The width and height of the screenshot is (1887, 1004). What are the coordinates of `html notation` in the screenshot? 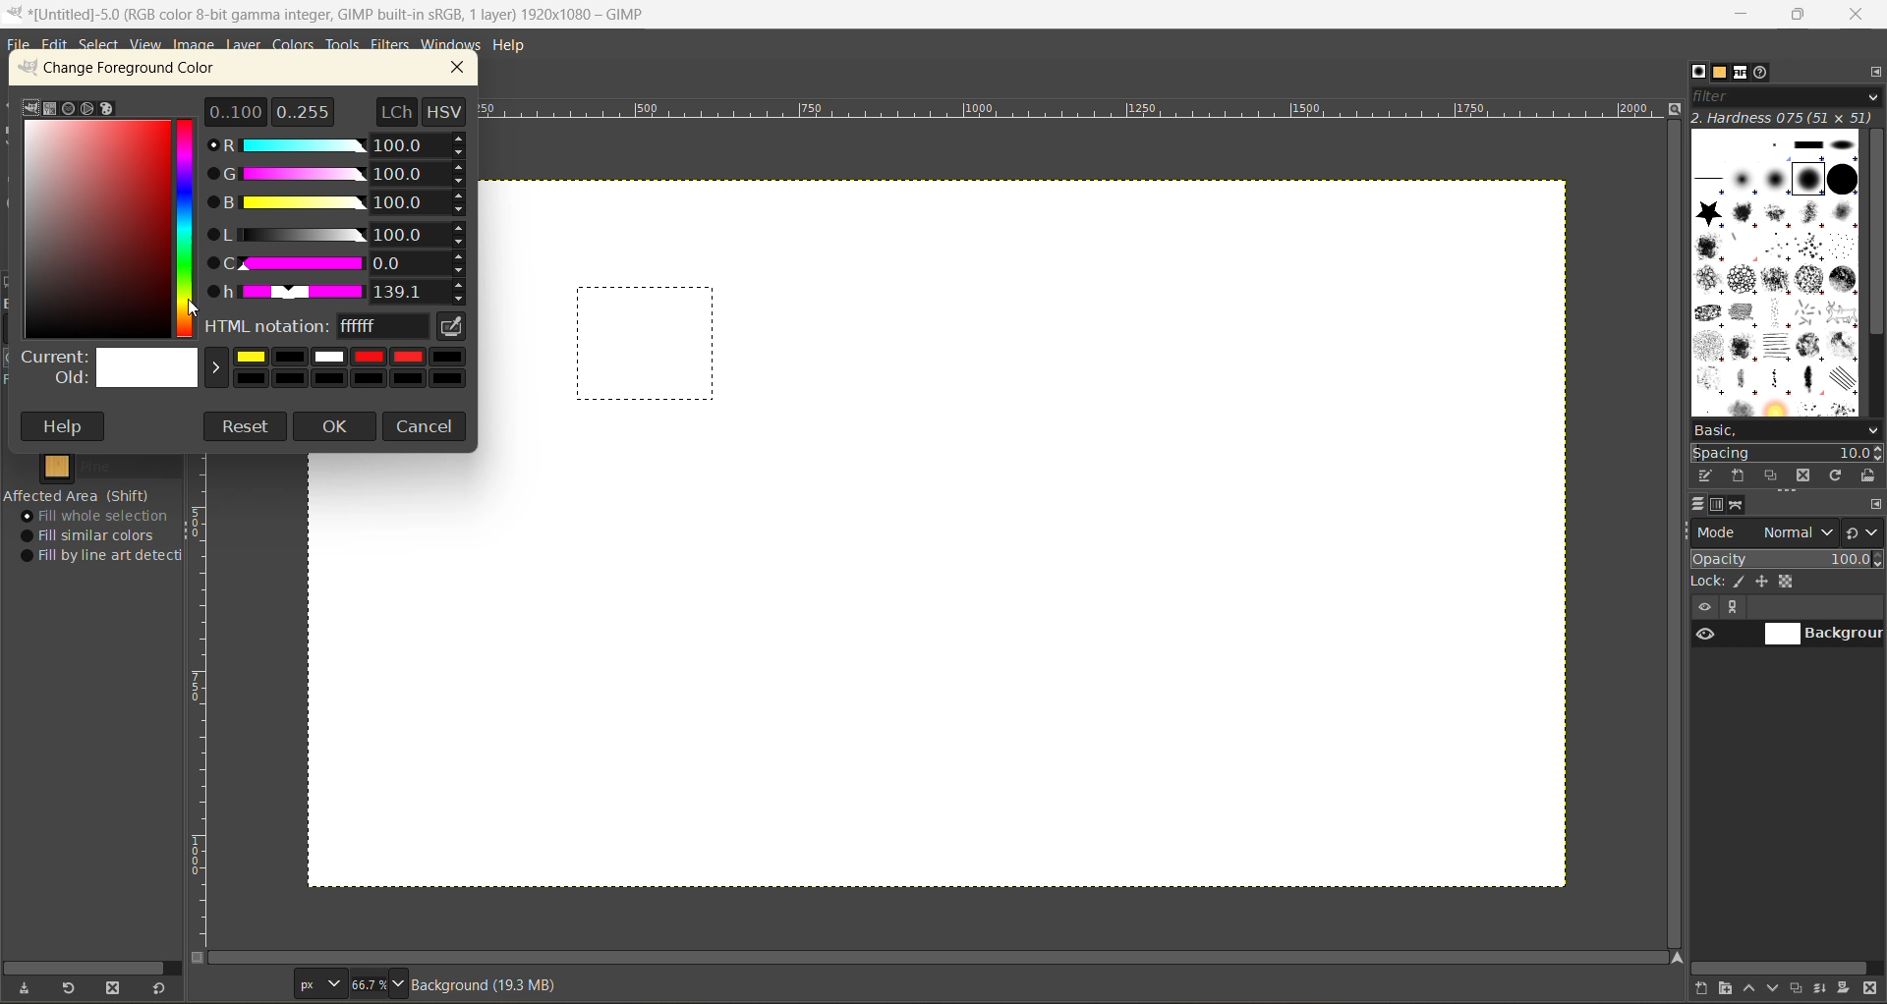 It's located at (318, 329).